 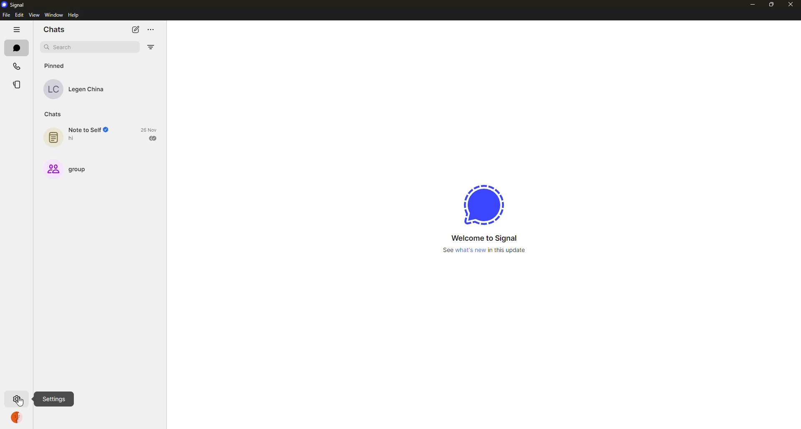 What do you see at coordinates (15, 66) in the screenshot?
I see `calls` at bounding box center [15, 66].